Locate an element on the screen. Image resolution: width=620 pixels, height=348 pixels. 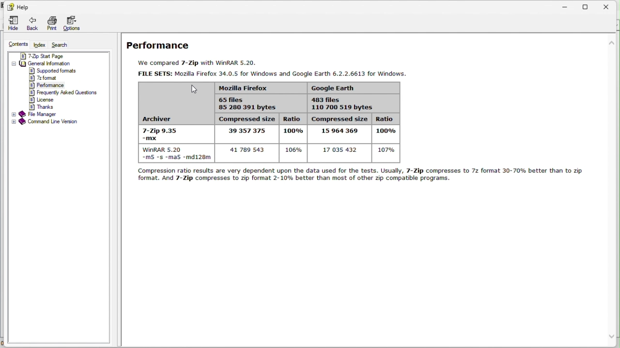
7 zip format is located at coordinates (44, 78).